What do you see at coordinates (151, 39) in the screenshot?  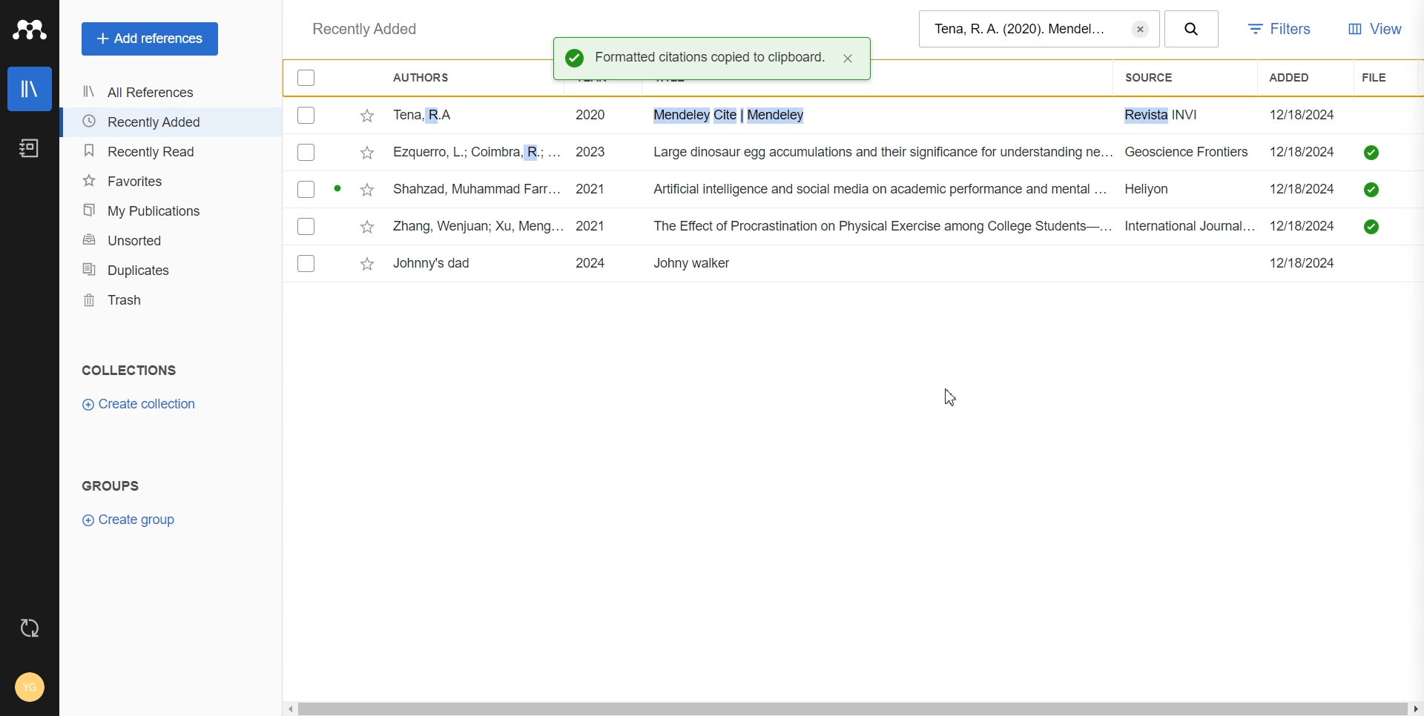 I see `Add References` at bounding box center [151, 39].